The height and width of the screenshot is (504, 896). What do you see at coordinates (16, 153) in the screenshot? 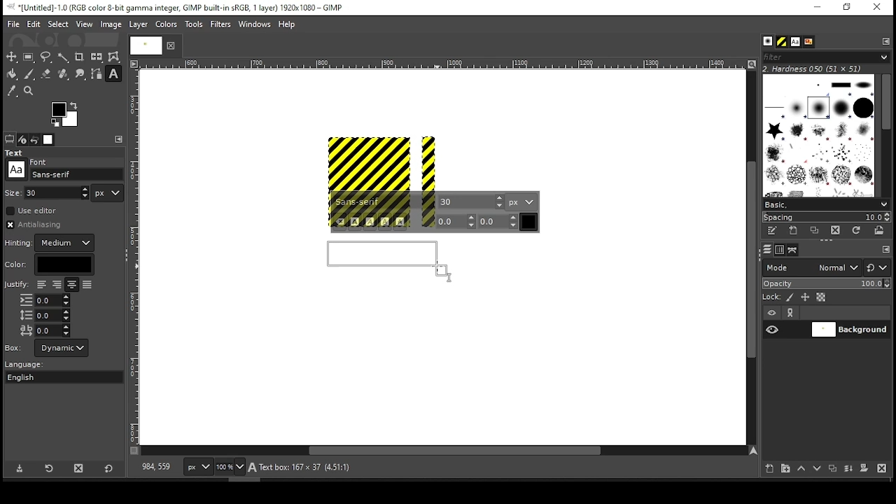
I see `text` at bounding box center [16, 153].